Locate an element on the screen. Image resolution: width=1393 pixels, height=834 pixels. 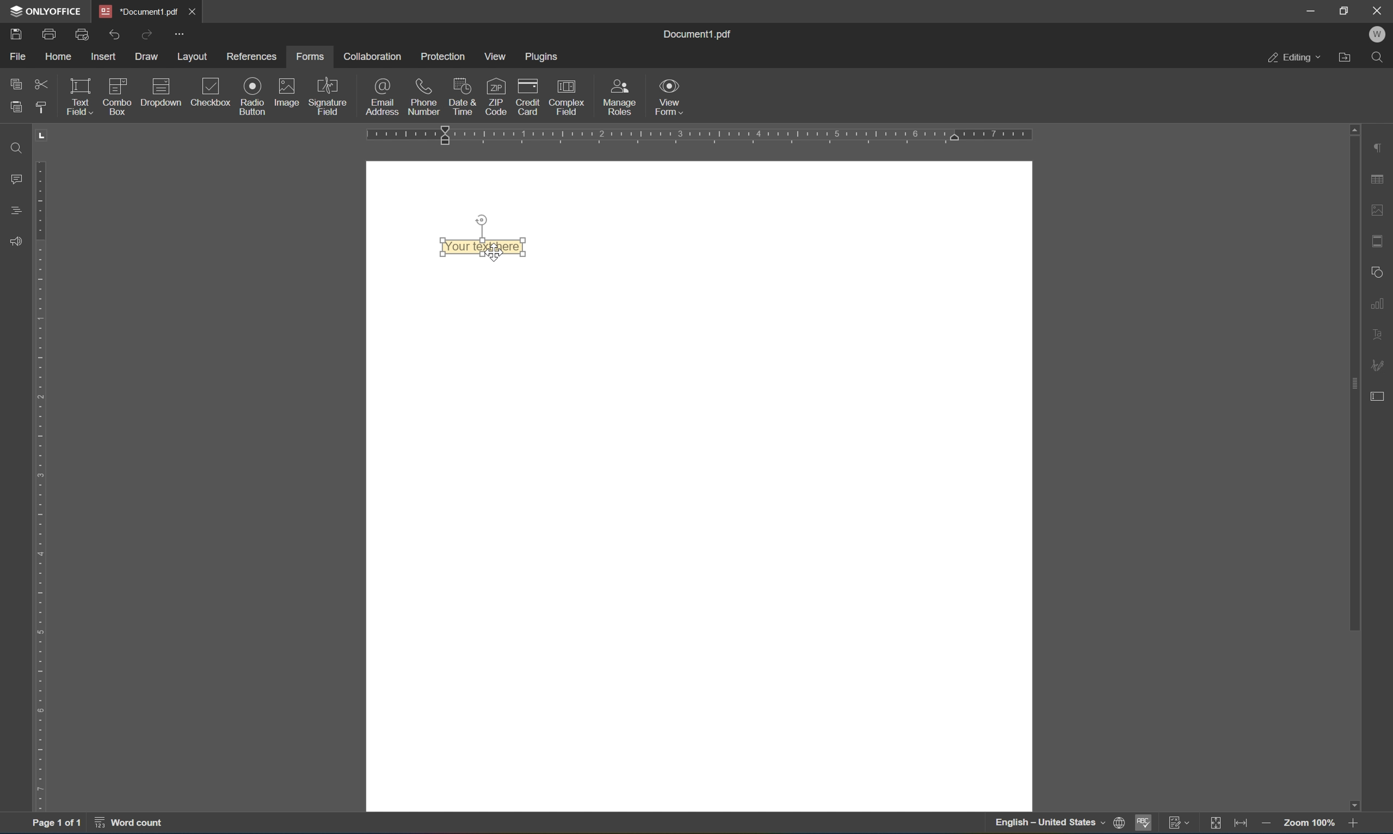
zoom out is located at coordinates (1268, 824).